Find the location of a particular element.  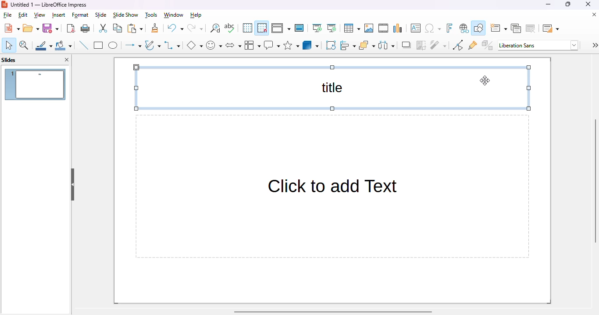

block arrows is located at coordinates (233, 46).